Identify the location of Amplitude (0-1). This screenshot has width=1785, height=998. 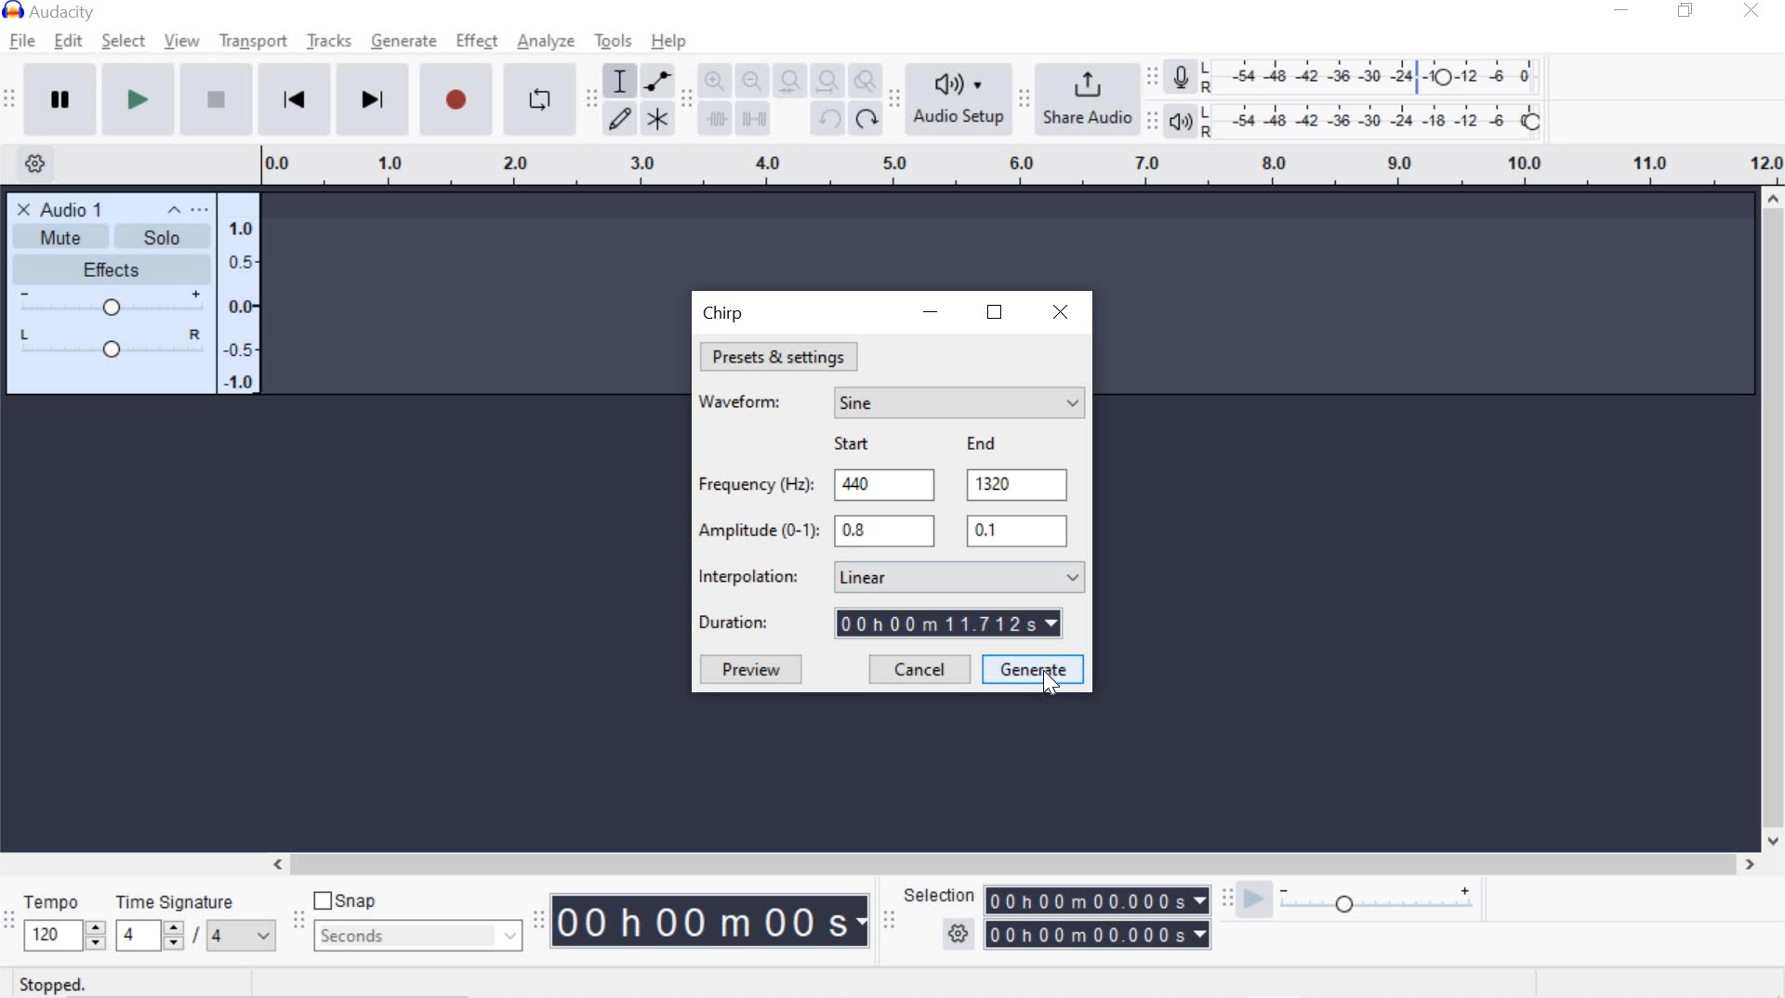
(758, 532).